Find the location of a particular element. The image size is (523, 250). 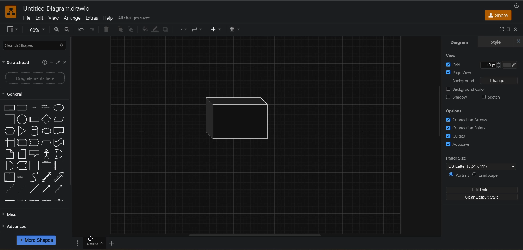

view is located at coordinates (12, 29).